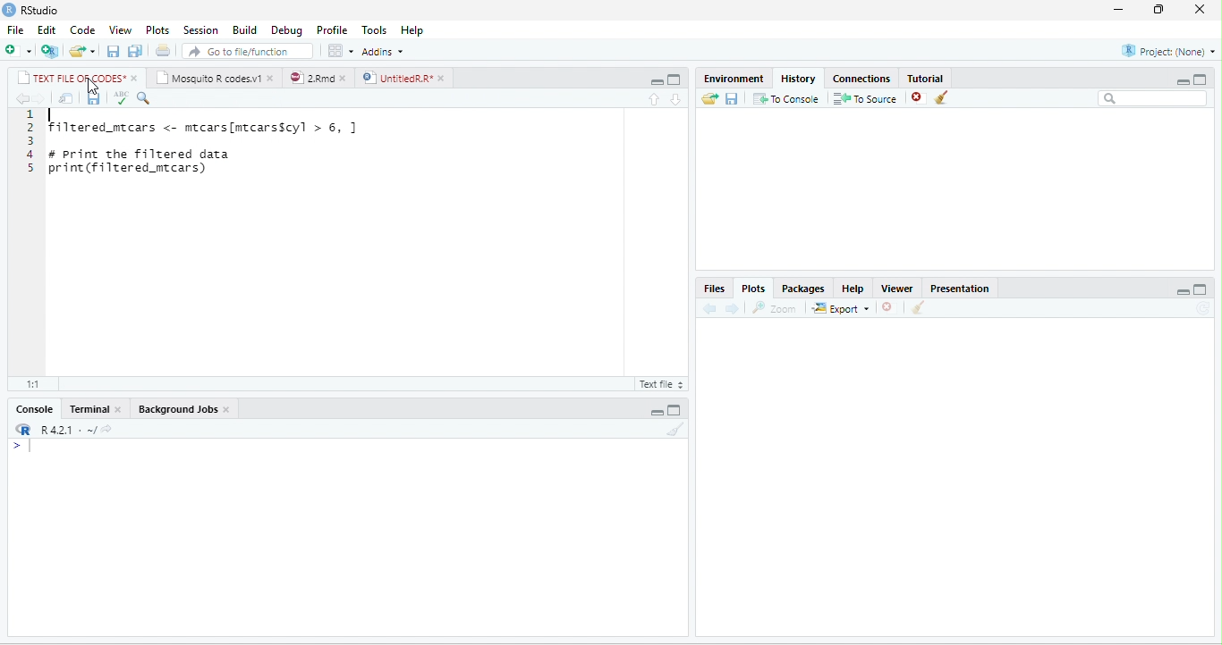 The height and width of the screenshot is (645, 1222). What do you see at coordinates (134, 51) in the screenshot?
I see `save all` at bounding box center [134, 51].